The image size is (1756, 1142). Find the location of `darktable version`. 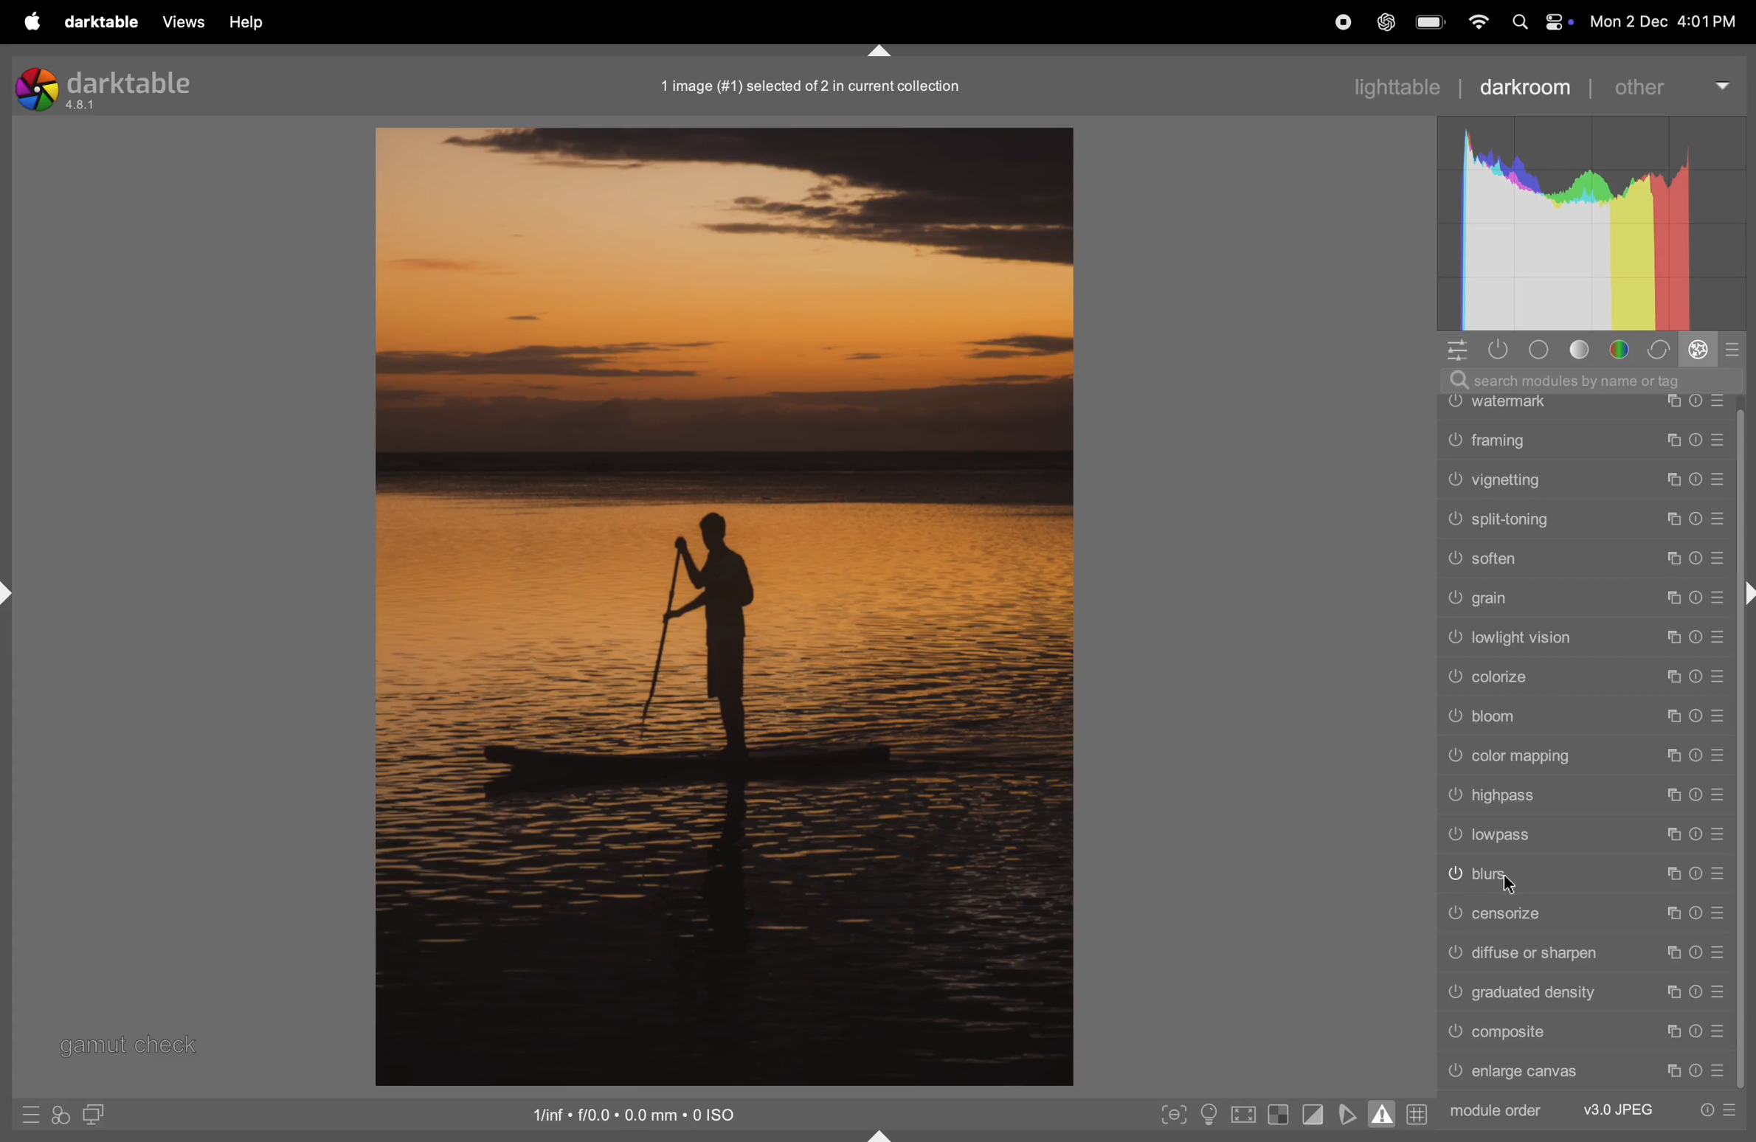

darktable version is located at coordinates (103, 87).